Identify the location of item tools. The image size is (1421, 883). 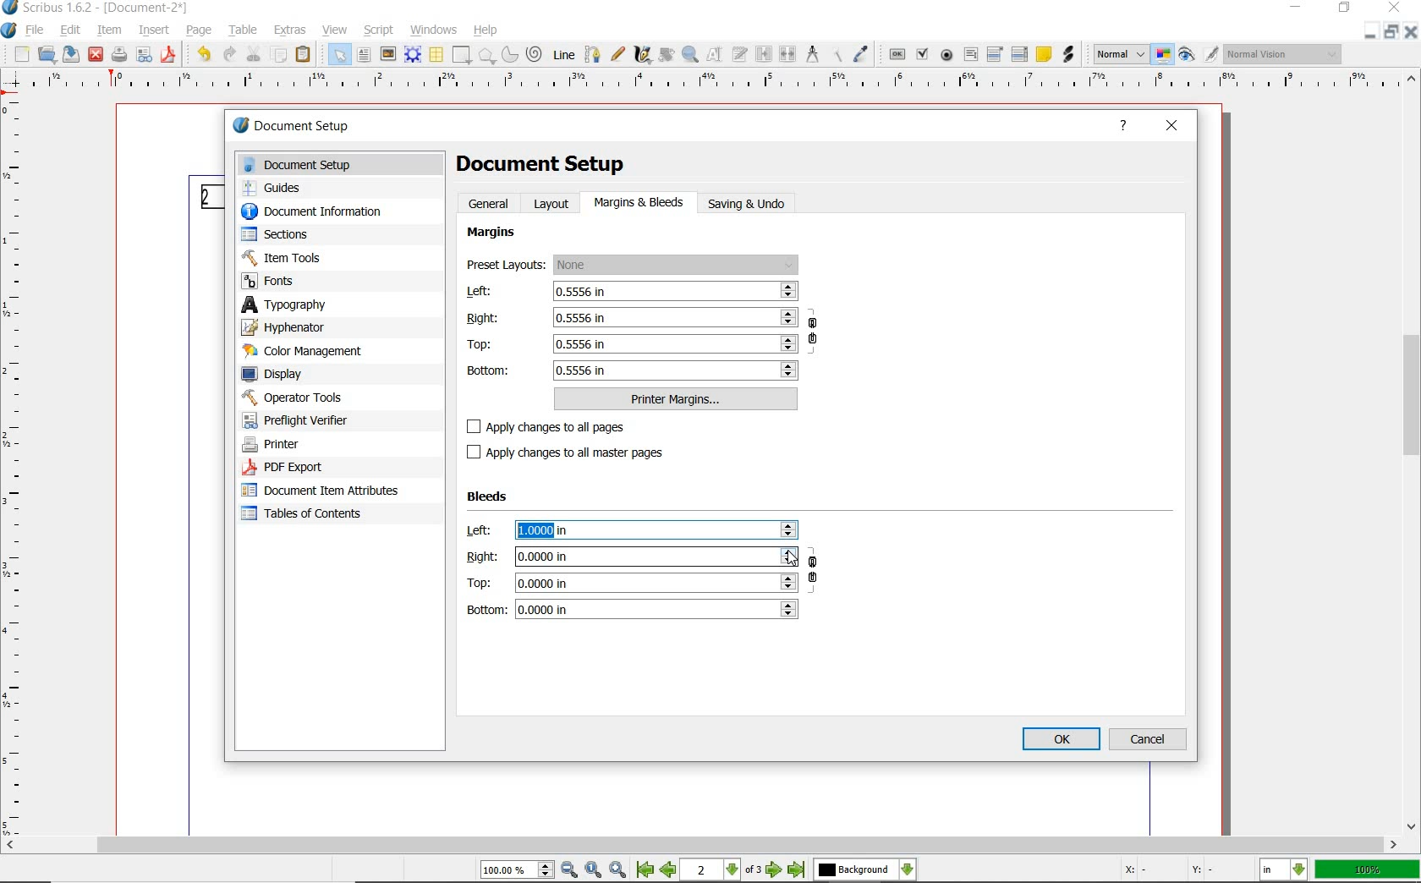
(285, 260).